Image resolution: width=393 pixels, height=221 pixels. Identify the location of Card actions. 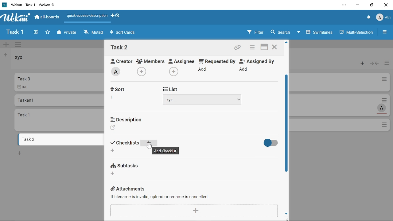
(384, 80).